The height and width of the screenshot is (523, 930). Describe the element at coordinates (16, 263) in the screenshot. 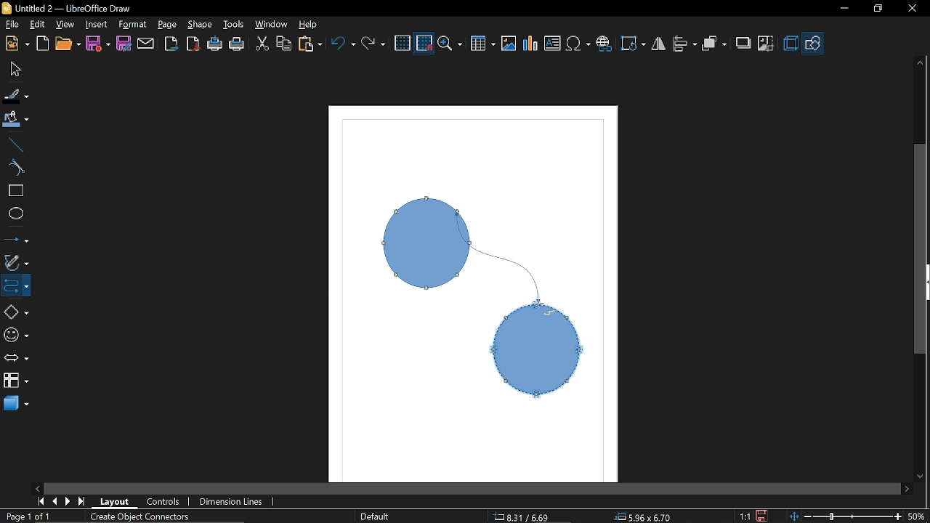

I see `Curves and polygons` at that location.